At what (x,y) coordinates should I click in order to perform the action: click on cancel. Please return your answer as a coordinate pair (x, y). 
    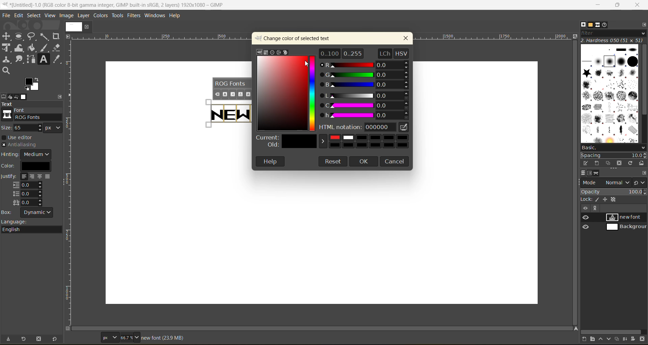
    Looking at the image, I should click on (395, 160).